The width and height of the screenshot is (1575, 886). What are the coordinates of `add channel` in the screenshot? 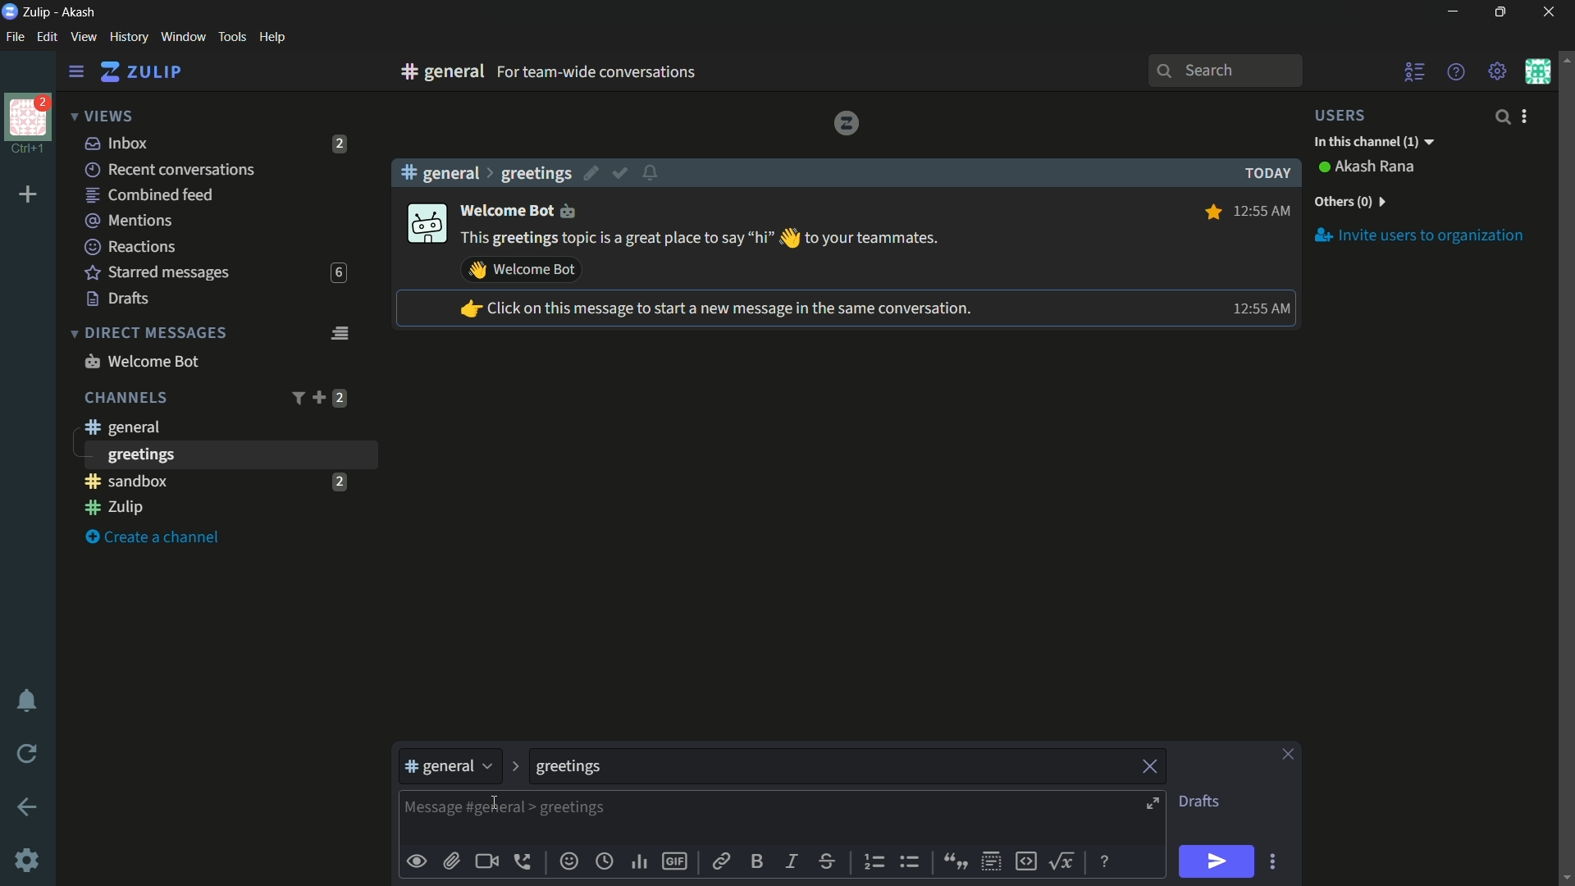 It's located at (318, 397).